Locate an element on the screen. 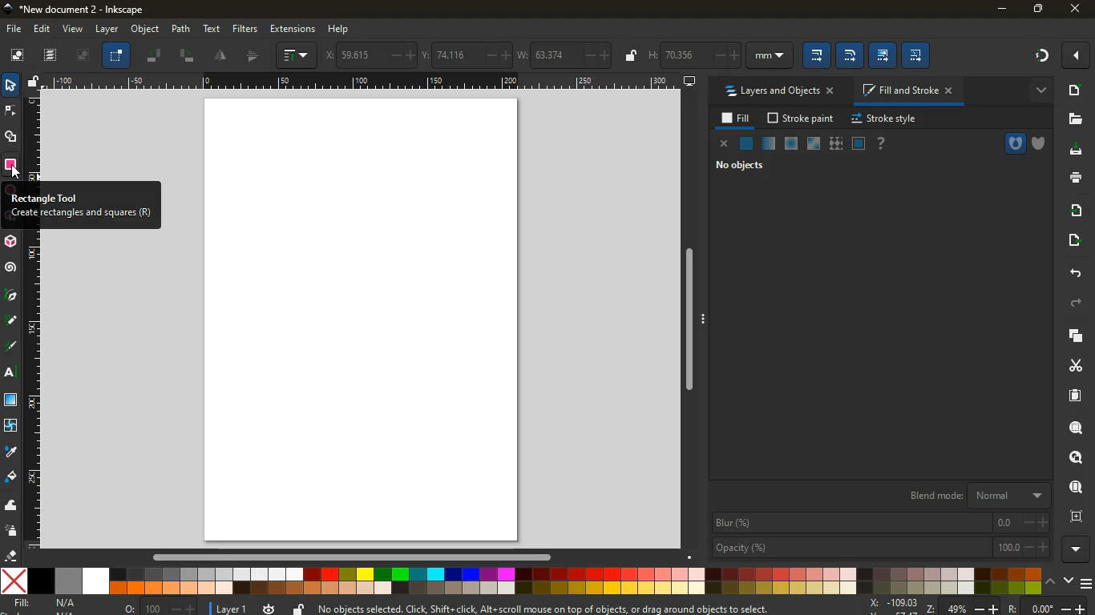  help is located at coordinates (340, 30).